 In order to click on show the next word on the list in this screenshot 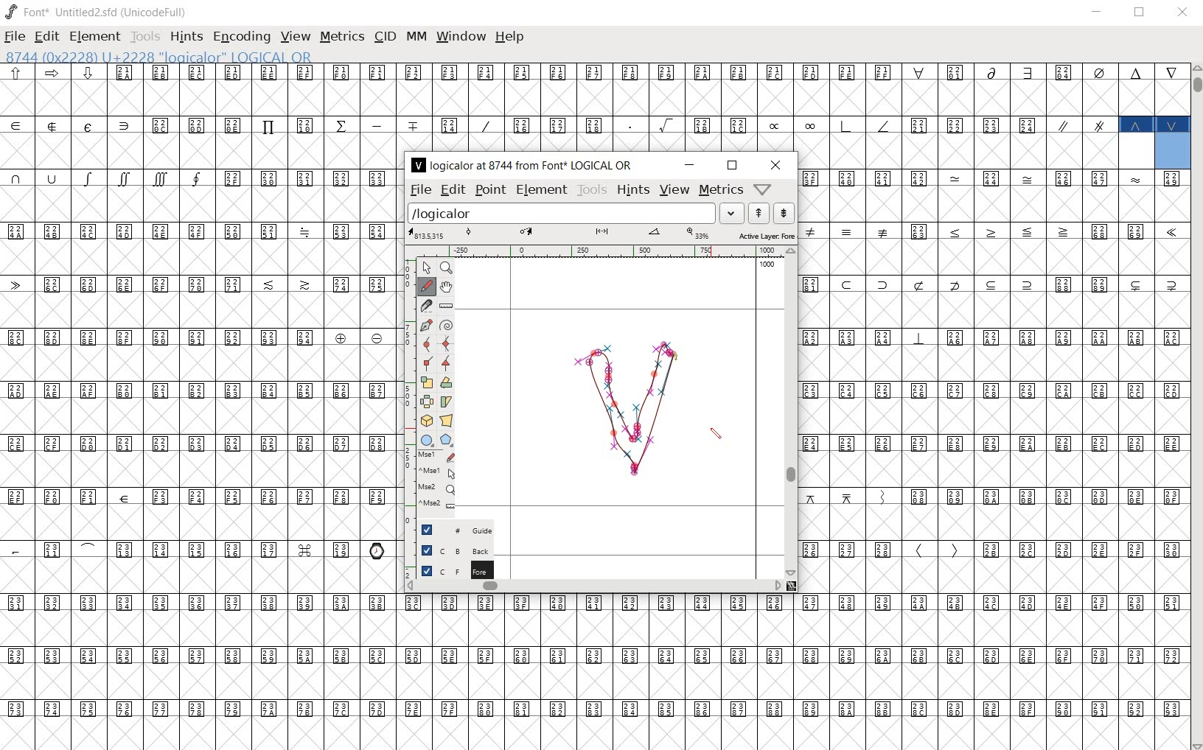, I will do `click(759, 212)`.